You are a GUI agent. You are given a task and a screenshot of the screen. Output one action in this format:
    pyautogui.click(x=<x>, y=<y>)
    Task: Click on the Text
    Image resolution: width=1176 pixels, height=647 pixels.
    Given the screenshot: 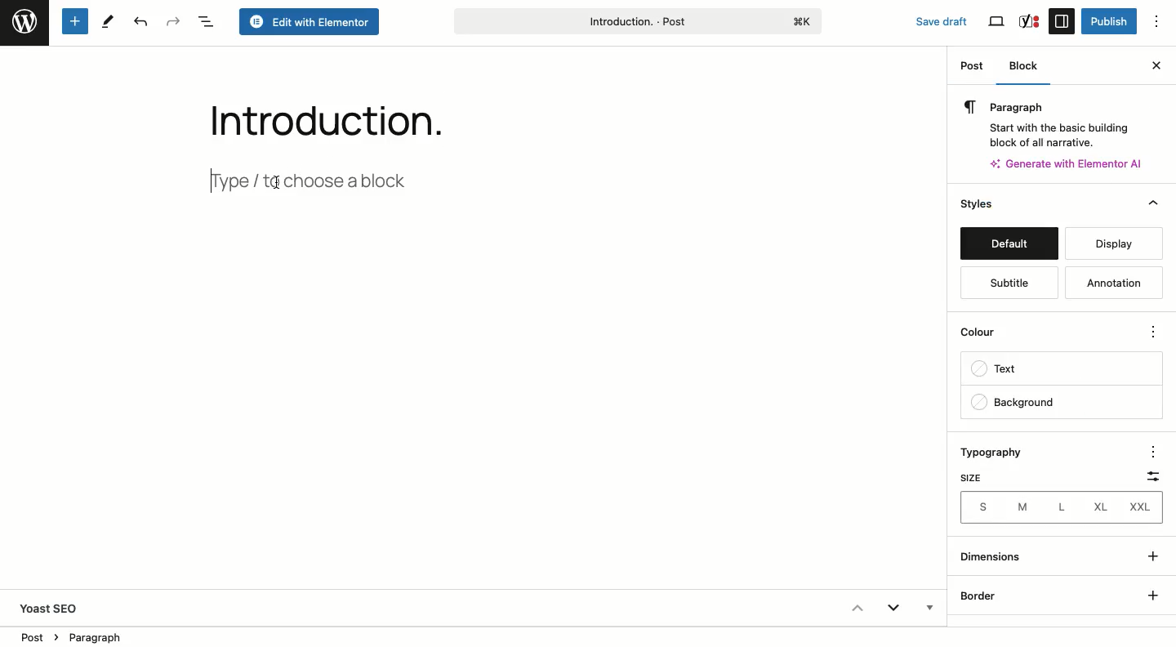 What is the action you would take?
    pyautogui.click(x=1000, y=371)
    